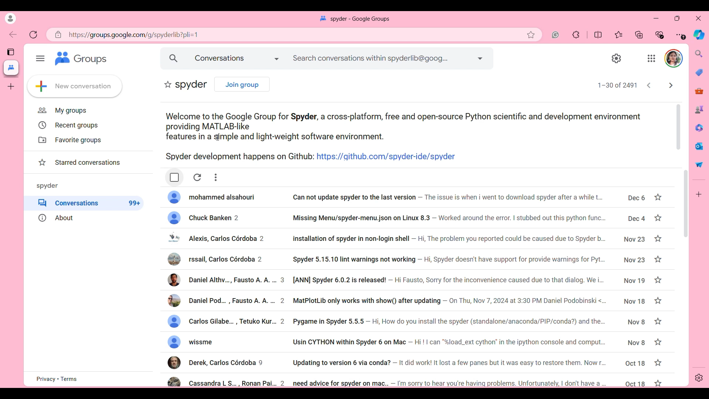 This screenshot has width=709, height=399. Describe the element at coordinates (699, 164) in the screenshot. I see `Share` at that location.